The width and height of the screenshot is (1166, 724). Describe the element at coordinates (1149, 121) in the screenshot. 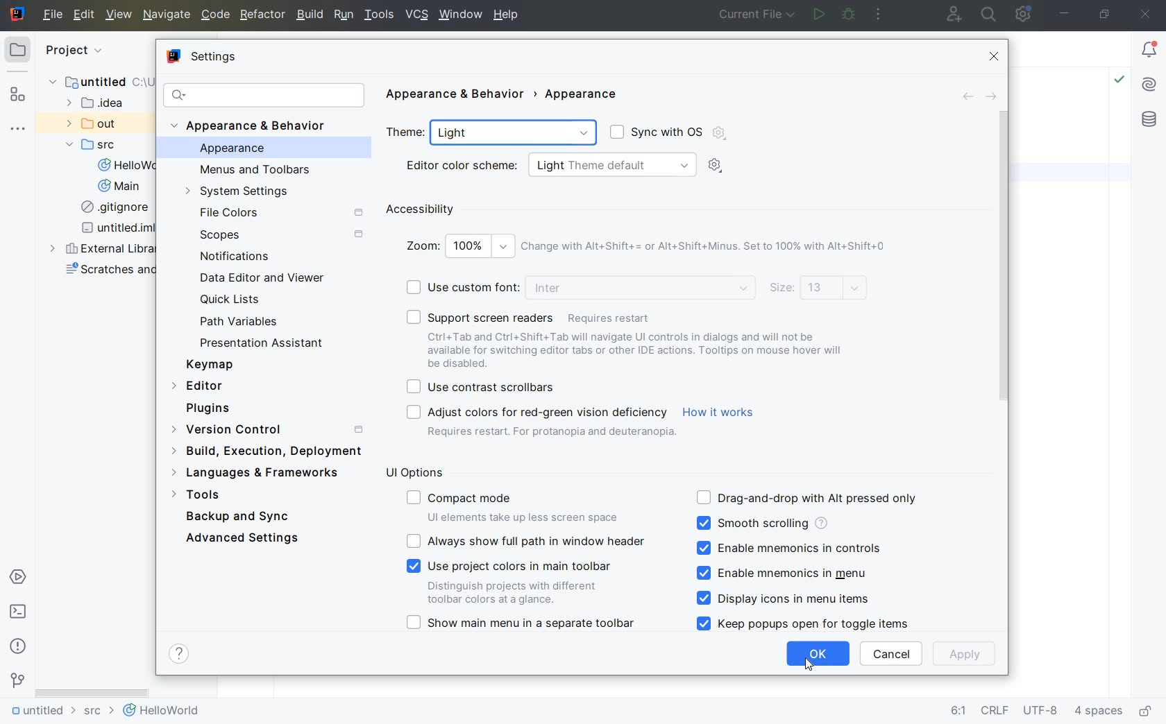

I see `DATABASE` at that location.